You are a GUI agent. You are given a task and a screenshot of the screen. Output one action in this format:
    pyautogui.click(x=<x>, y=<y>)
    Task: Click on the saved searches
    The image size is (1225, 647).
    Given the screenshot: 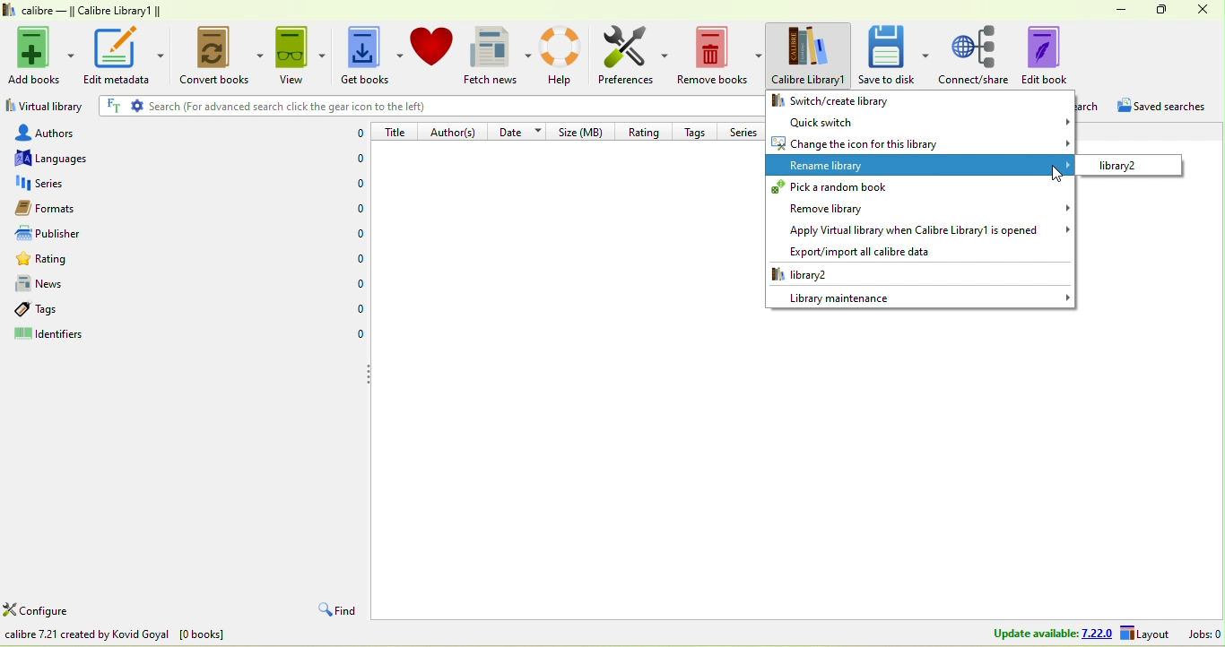 What is the action you would take?
    pyautogui.click(x=1169, y=108)
    